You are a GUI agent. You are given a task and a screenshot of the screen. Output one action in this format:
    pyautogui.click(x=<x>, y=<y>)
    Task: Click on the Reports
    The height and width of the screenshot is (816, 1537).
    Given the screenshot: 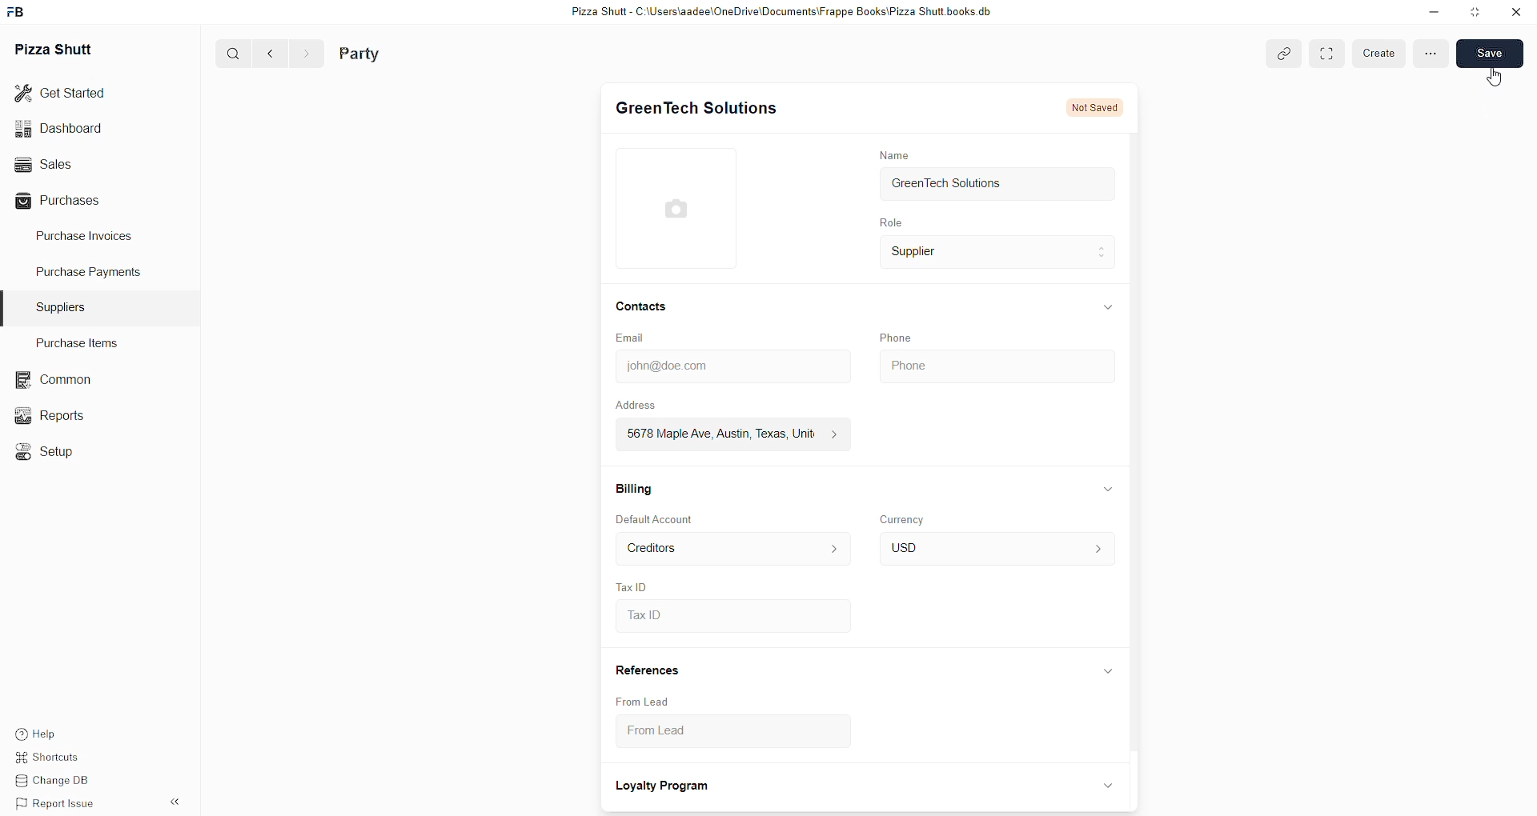 What is the action you would take?
    pyautogui.click(x=52, y=415)
    